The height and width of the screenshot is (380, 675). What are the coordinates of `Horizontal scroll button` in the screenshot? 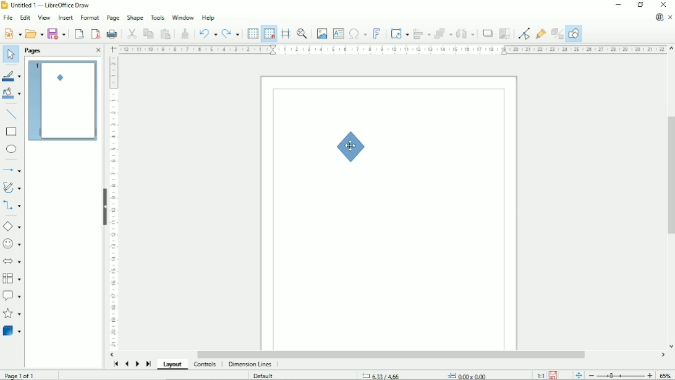 It's located at (112, 354).